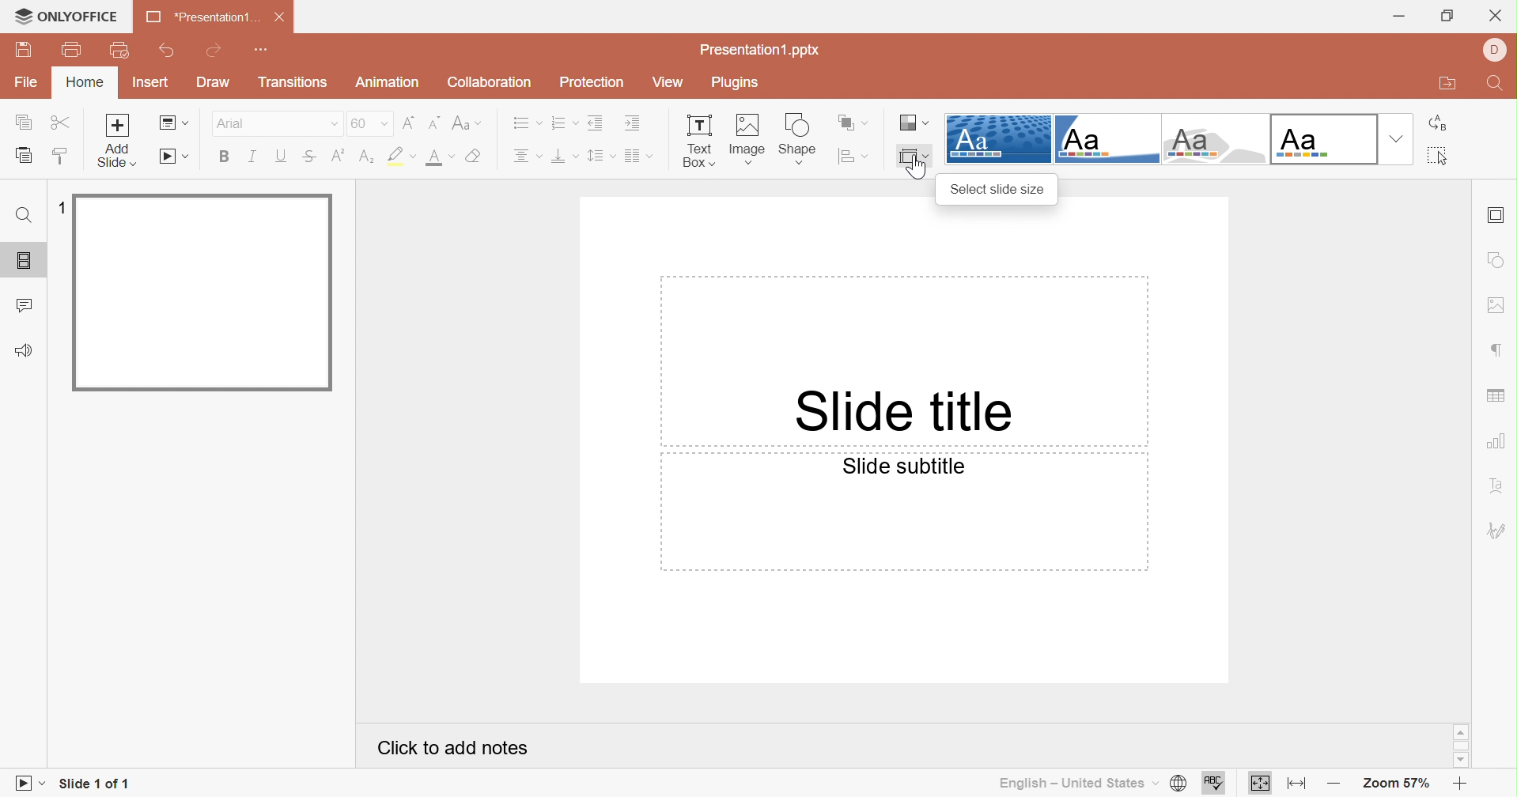 The width and height of the screenshot is (1517, 797). What do you see at coordinates (153, 82) in the screenshot?
I see `Insert` at bounding box center [153, 82].